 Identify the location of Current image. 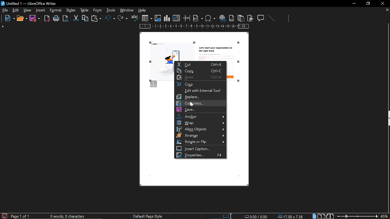
(194, 48).